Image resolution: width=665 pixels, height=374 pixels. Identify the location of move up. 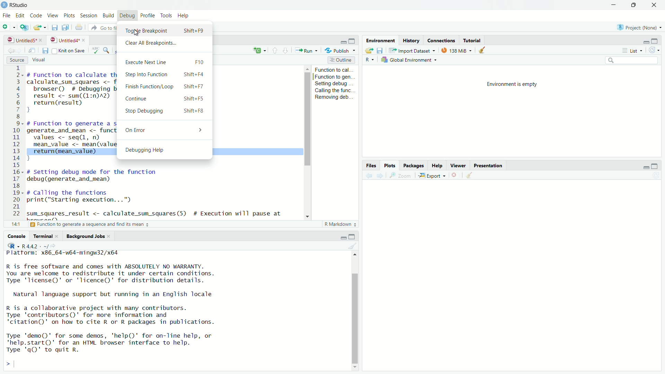
(307, 68).